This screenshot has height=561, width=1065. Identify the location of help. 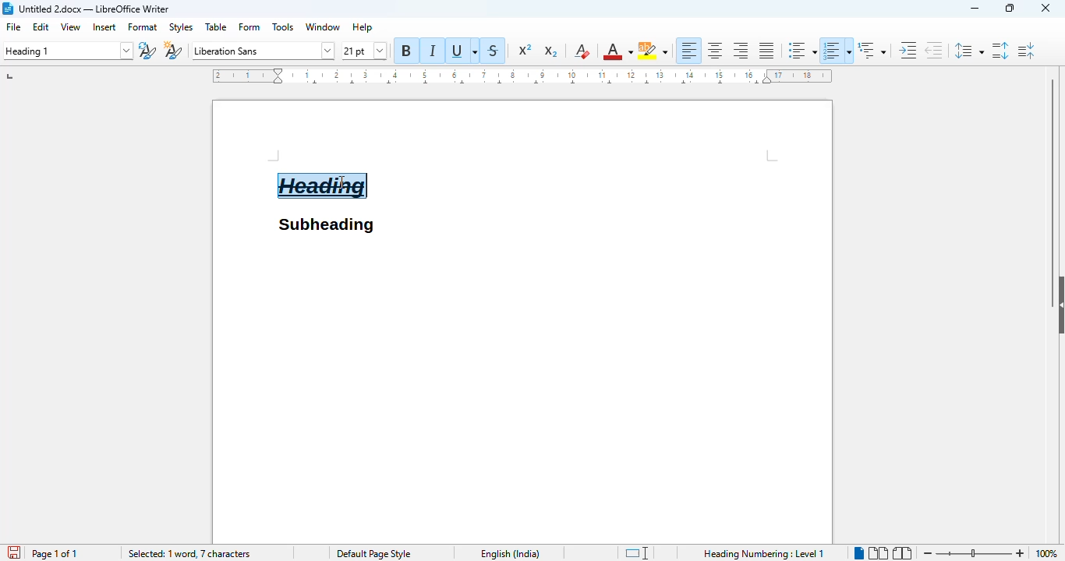
(362, 26).